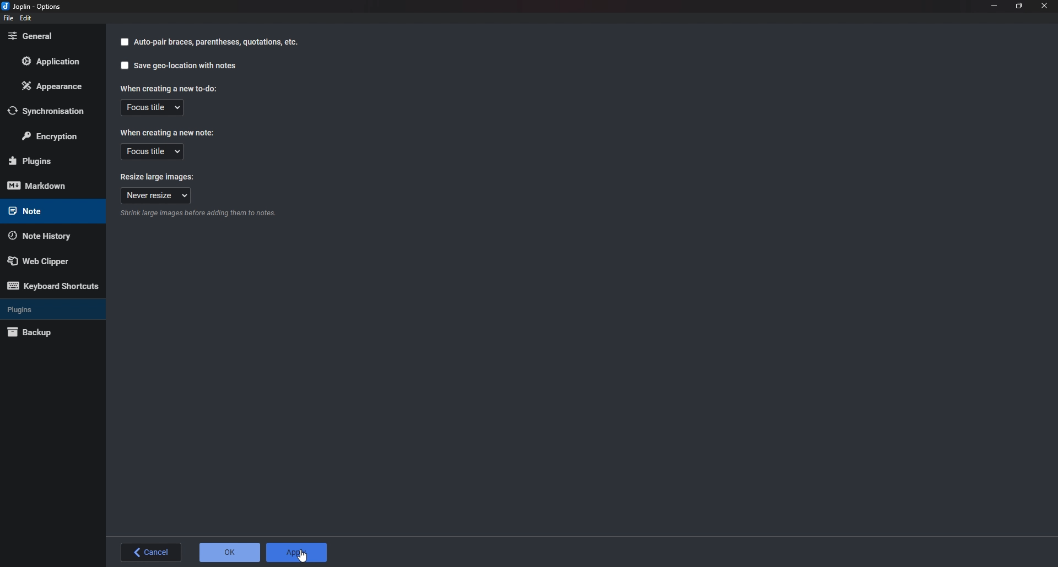 The width and height of the screenshot is (1058, 567). What do you see at coordinates (35, 6) in the screenshot?
I see `joplin` at bounding box center [35, 6].